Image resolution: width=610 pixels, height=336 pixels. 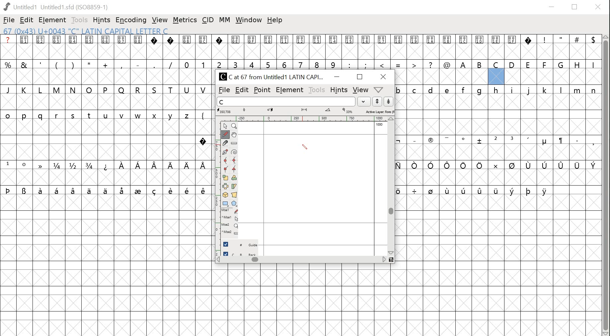 What do you see at coordinates (305, 118) in the screenshot?
I see `ruler` at bounding box center [305, 118].